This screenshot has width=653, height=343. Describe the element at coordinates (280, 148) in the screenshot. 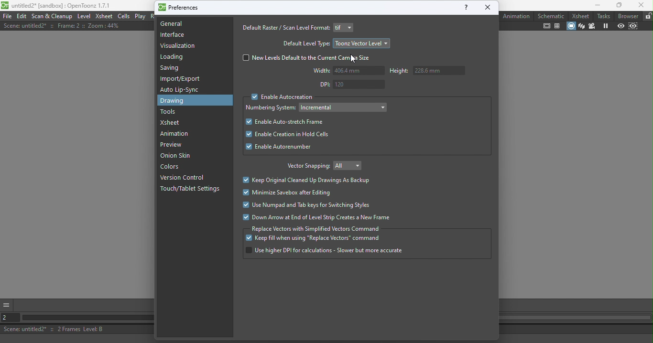

I see `Enable autorenumber` at that location.